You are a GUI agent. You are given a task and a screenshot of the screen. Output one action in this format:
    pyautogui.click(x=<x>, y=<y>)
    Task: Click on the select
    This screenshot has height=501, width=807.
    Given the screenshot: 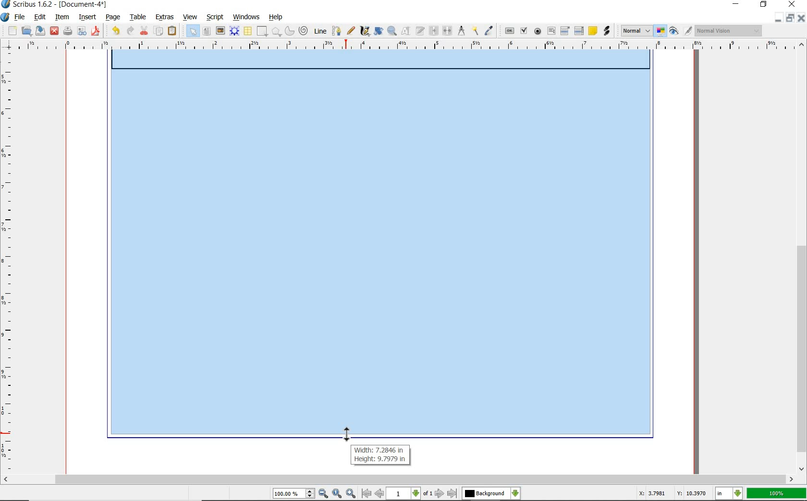 What is the action you would take?
    pyautogui.click(x=192, y=30)
    